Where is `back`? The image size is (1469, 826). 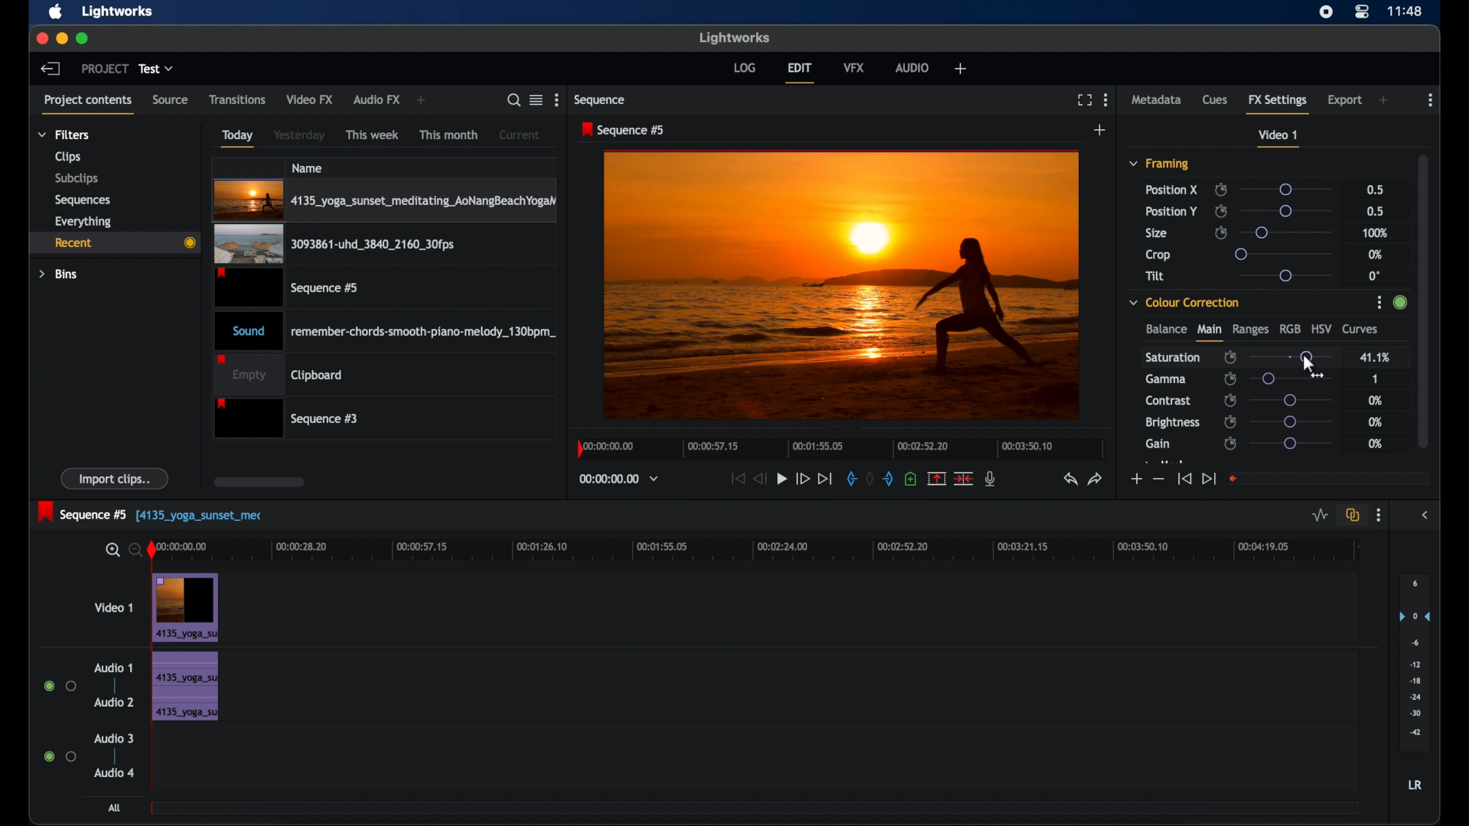 back is located at coordinates (50, 68).